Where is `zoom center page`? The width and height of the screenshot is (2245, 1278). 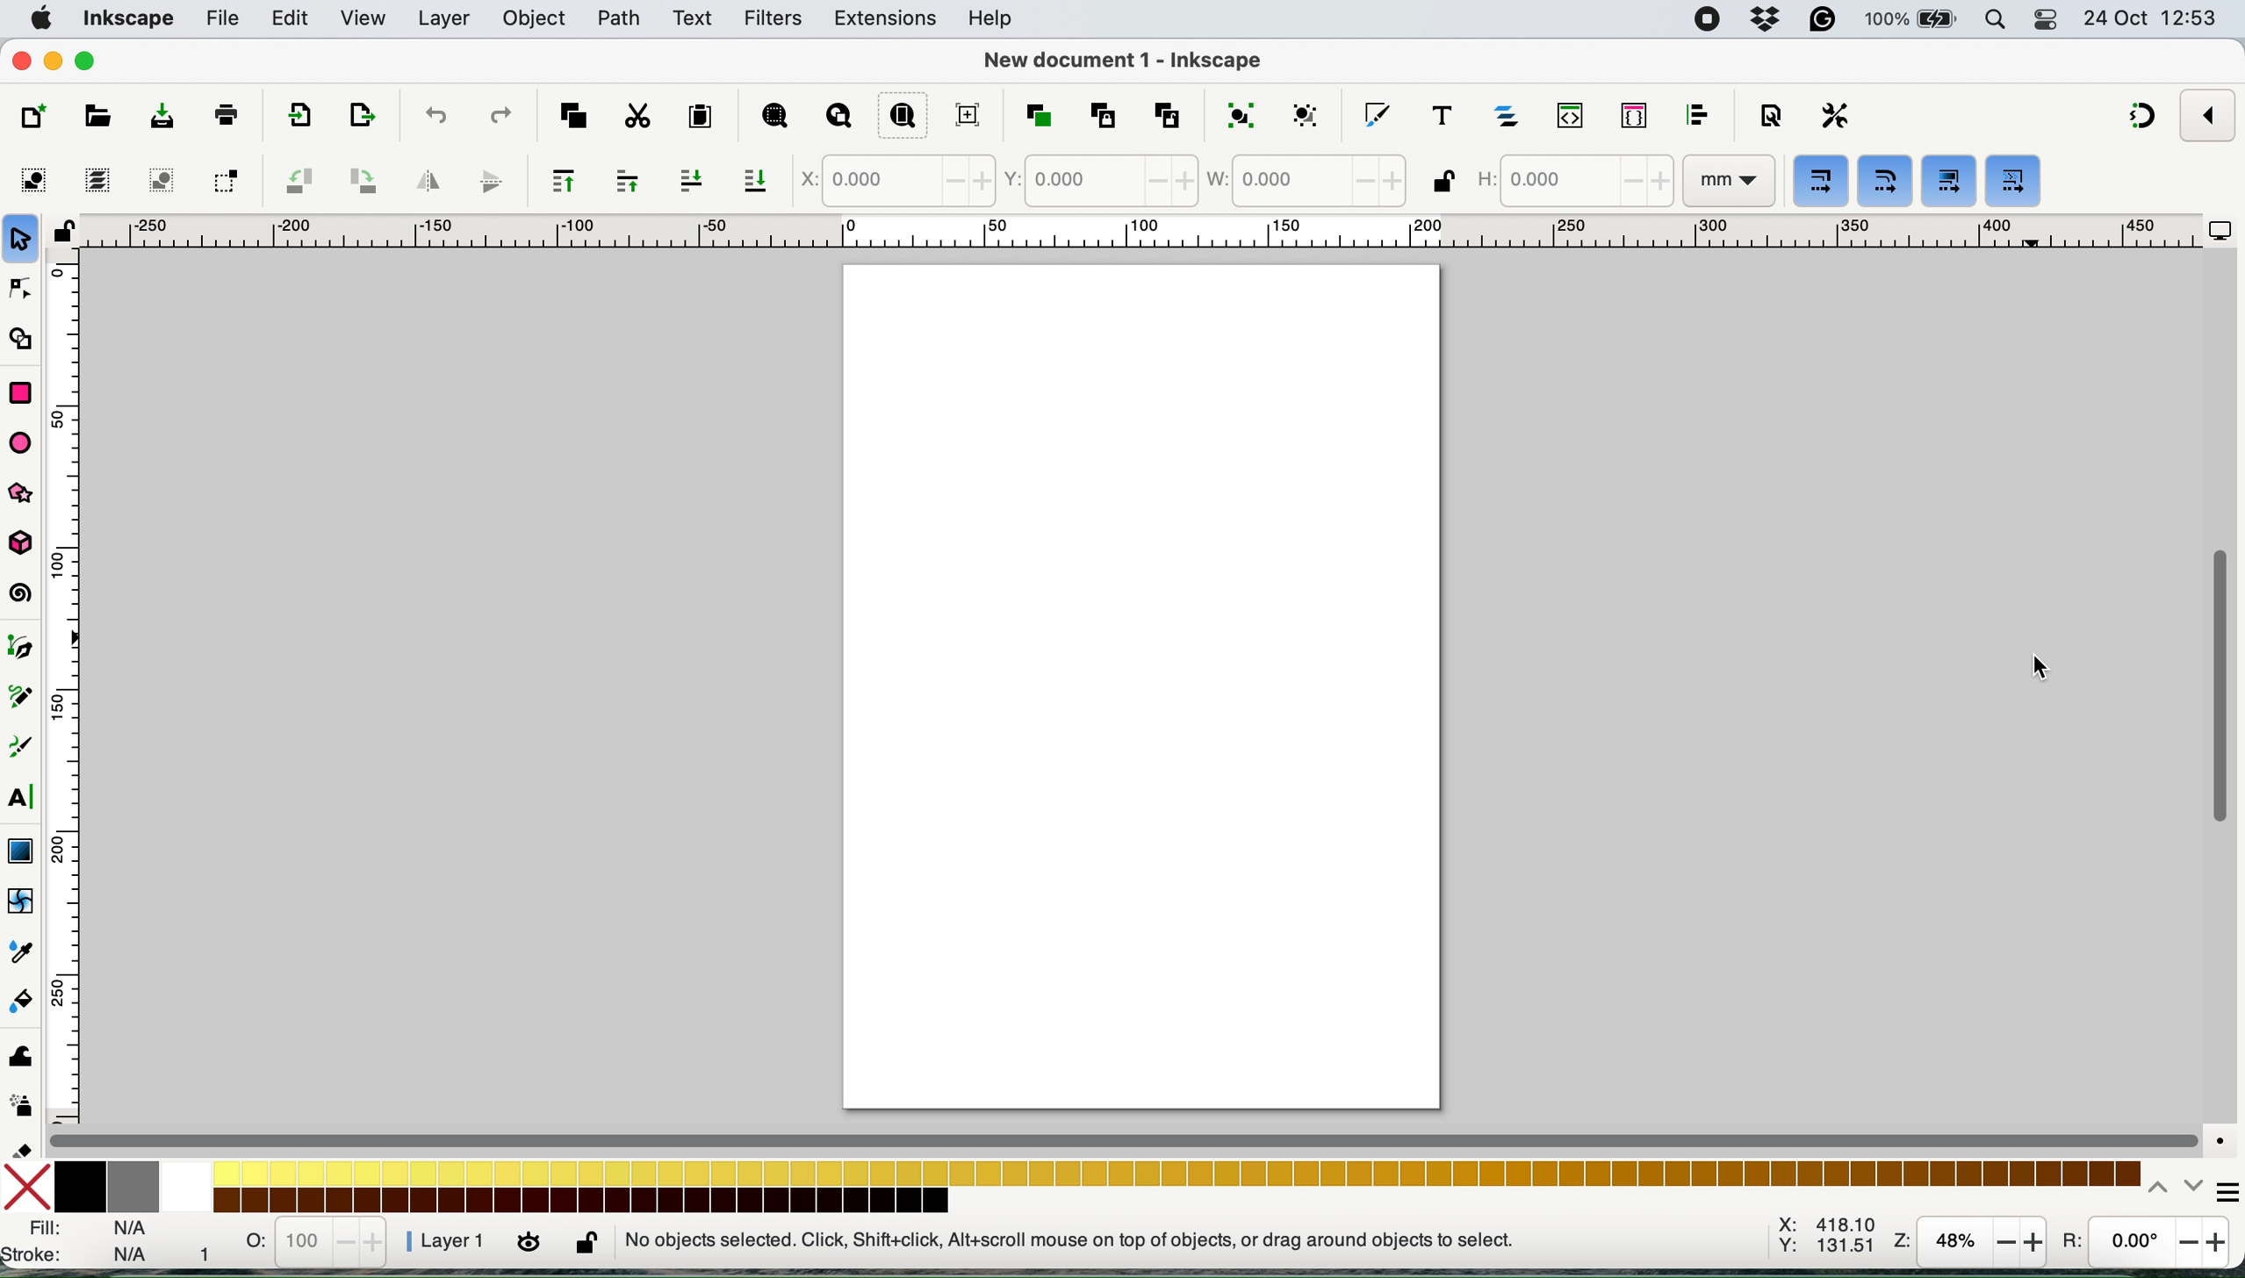
zoom center page is located at coordinates (968, 111).